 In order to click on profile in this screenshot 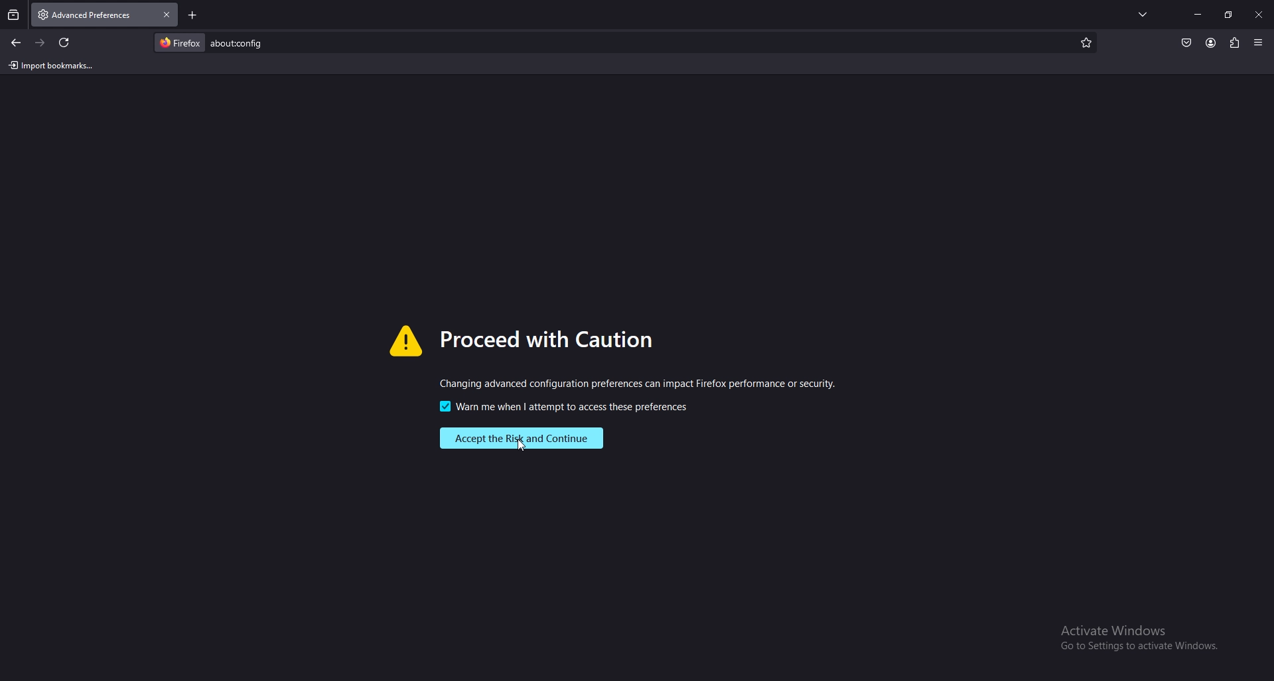, I will do `click(1210, 43)`.